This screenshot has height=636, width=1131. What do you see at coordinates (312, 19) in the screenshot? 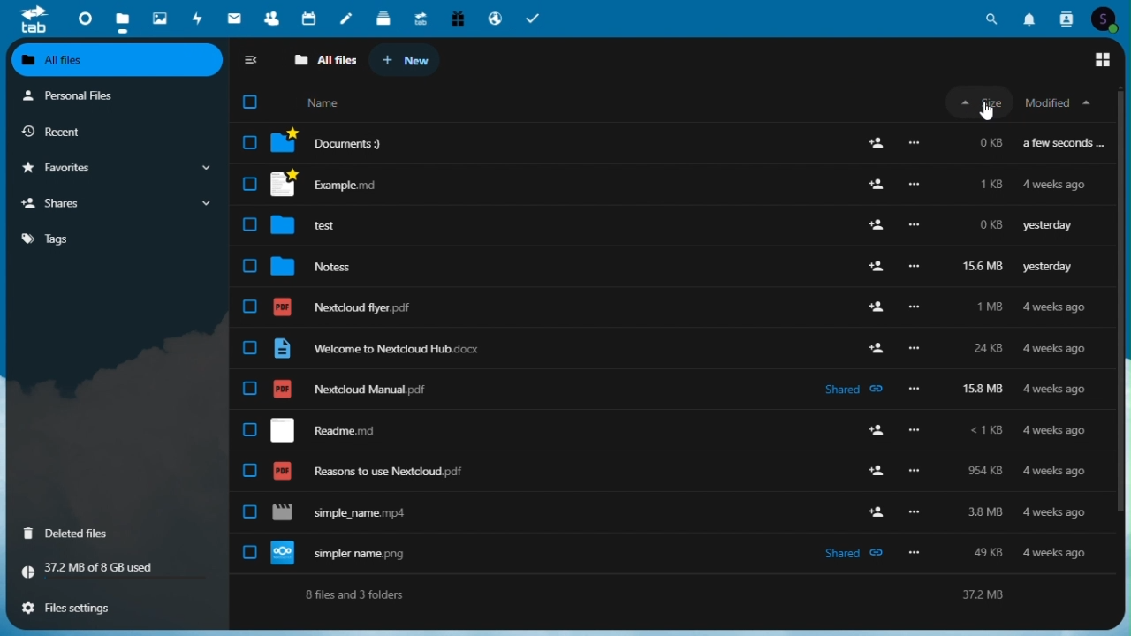
I see `Calendar` at bounding box center [312, 19].